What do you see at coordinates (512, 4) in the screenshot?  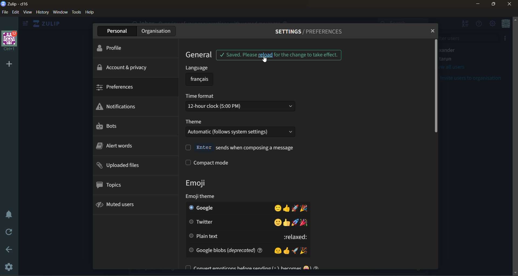 I see `close` at bounding box center [512, 4].